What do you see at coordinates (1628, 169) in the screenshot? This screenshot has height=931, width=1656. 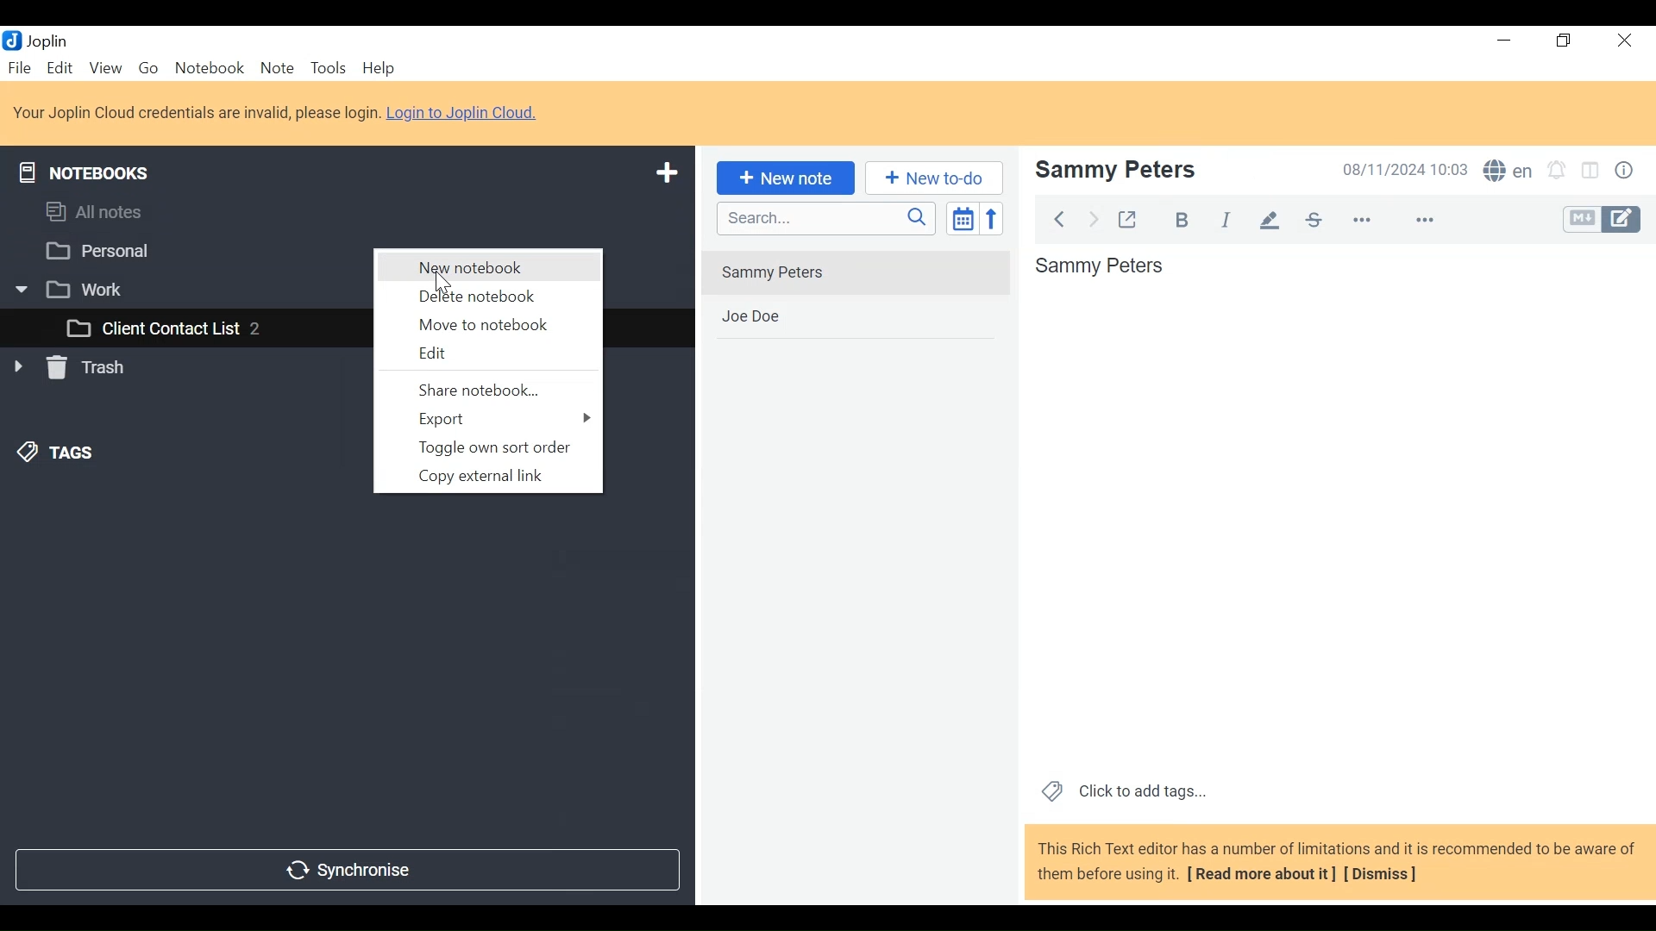 I see `` at bounding box center [1628, 169].